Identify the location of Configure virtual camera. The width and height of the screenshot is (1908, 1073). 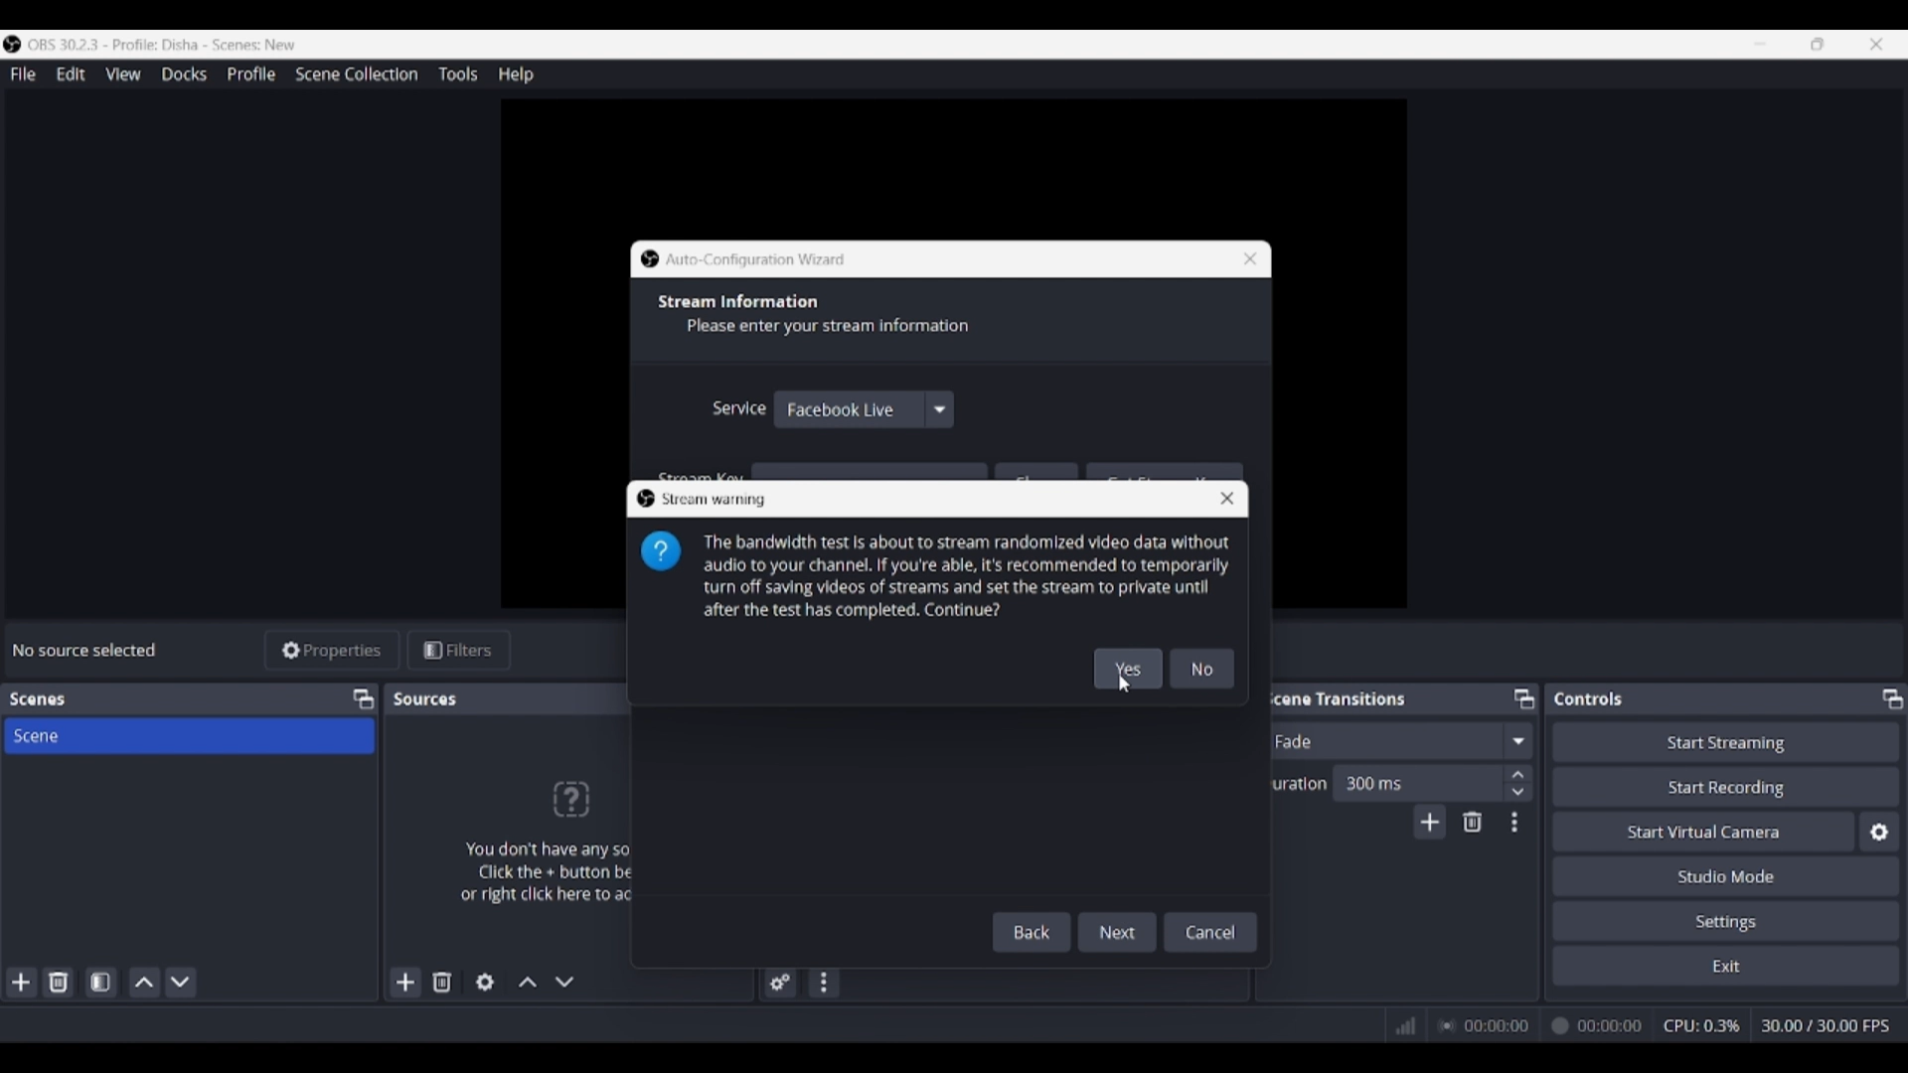
(1879, 832).